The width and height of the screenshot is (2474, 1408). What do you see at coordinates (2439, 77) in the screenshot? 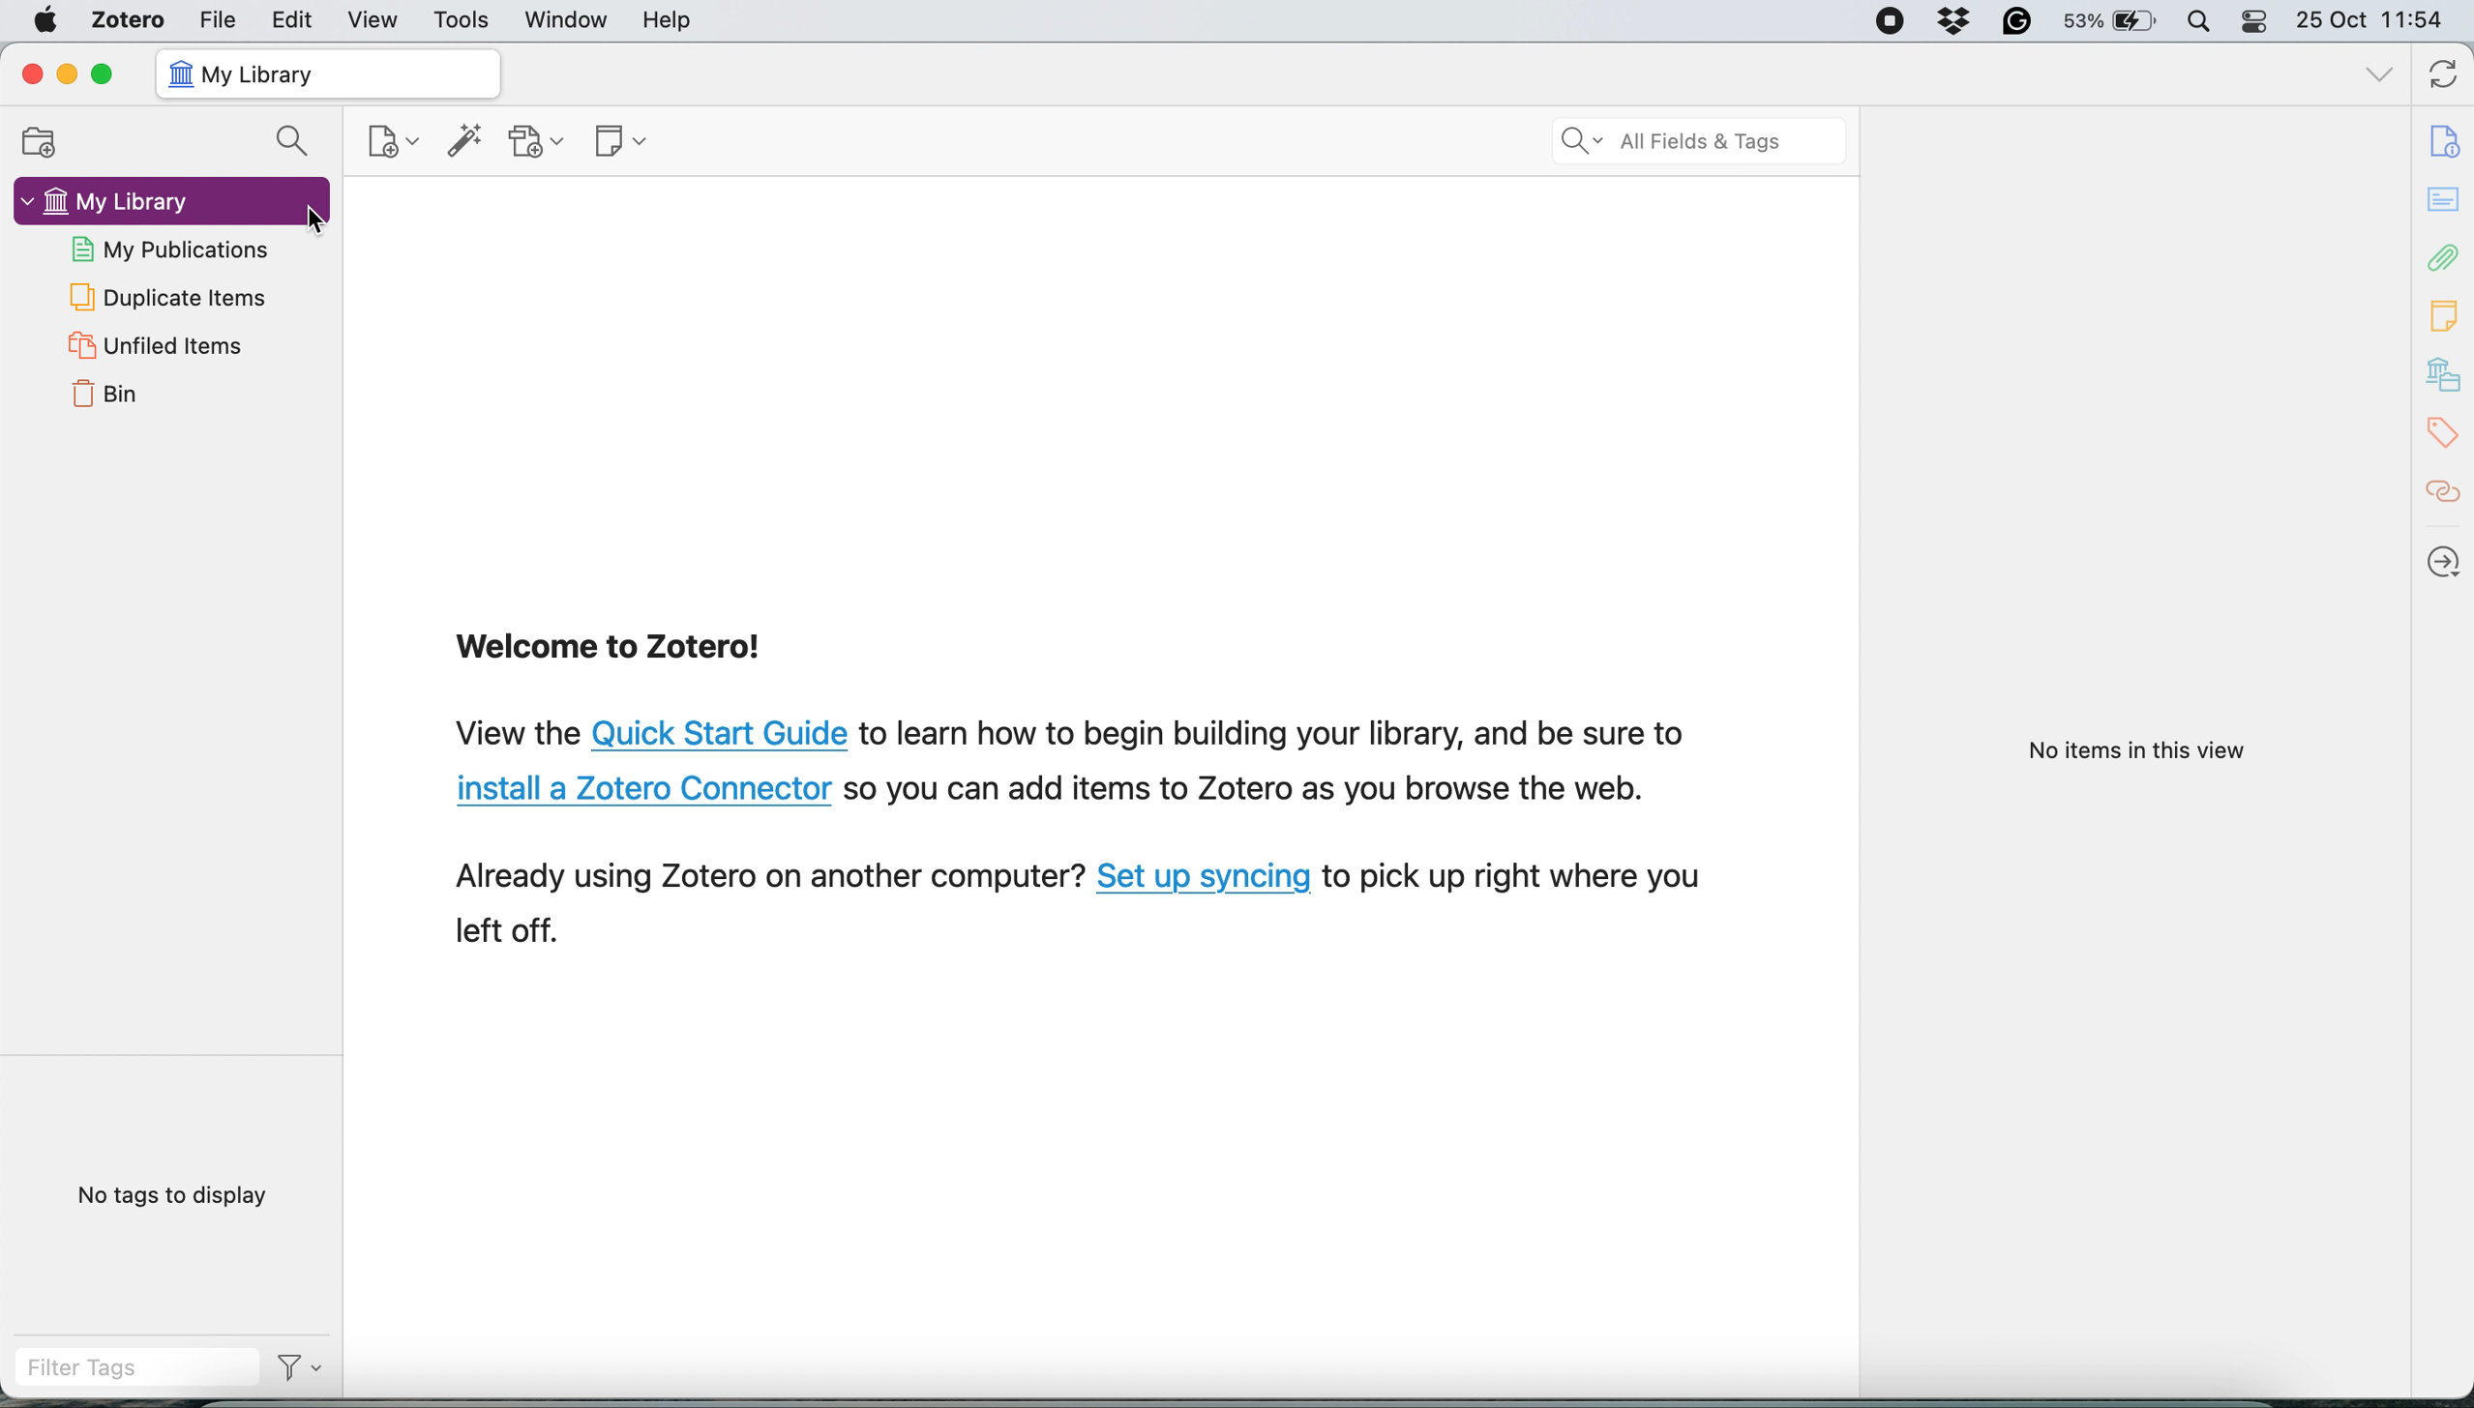
I see `sync with zotero.org` at bounding box center [2439, 77].